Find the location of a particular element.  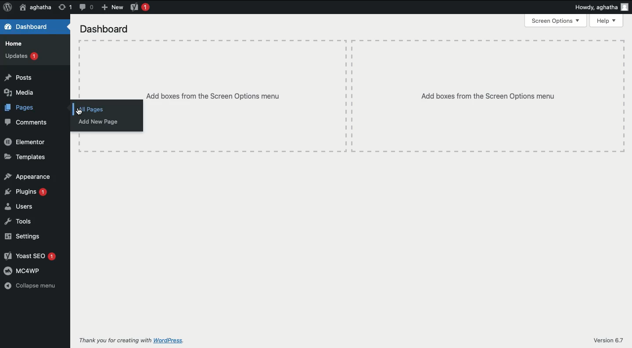

Media is located at coordinates (20, 92).